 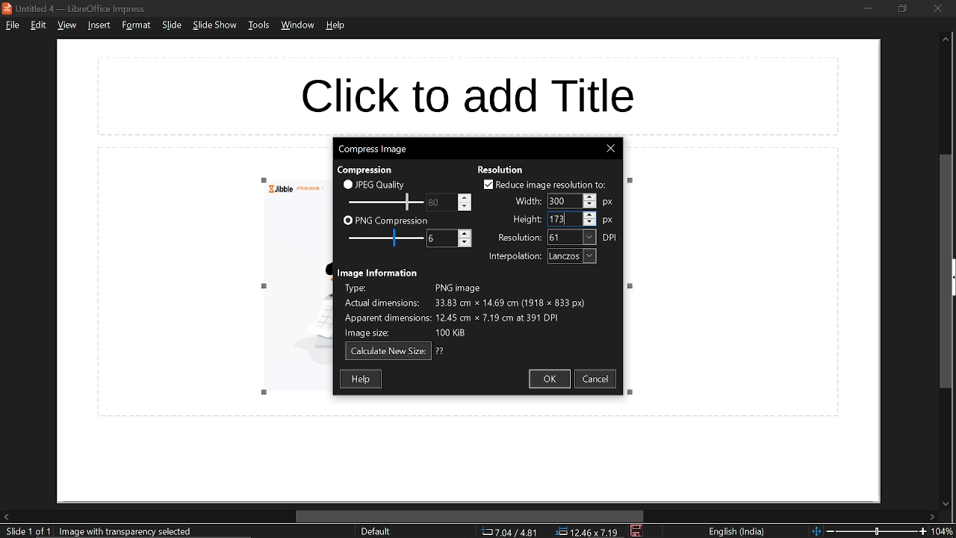 I want to click on close, so click(x=939, y=8).